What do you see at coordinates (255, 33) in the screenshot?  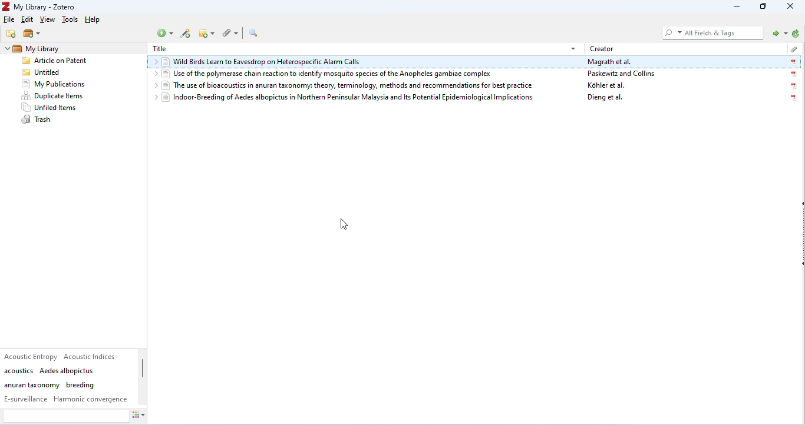 I see `advanced search` at bounding box center [255, 33].